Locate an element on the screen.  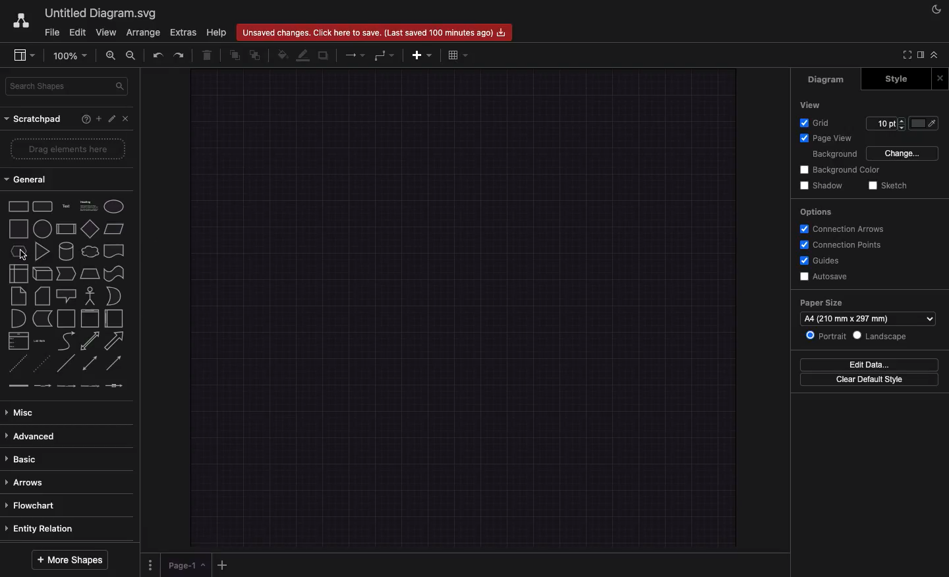
Misc is located at coordinates (24, 414).